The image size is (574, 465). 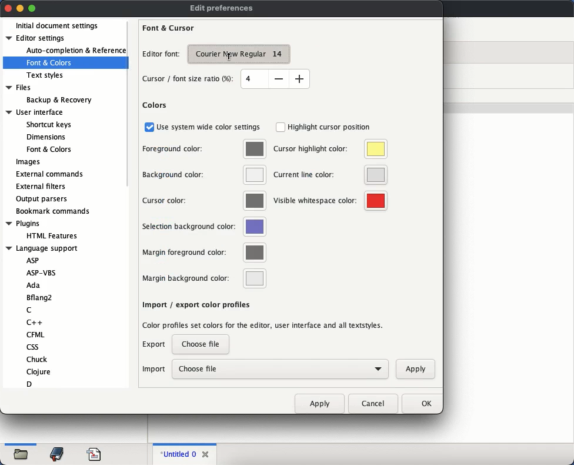 What do you see at coordinates (373, 404) in the screenshot?
I see `cancel` at bounding box center [373, 404].